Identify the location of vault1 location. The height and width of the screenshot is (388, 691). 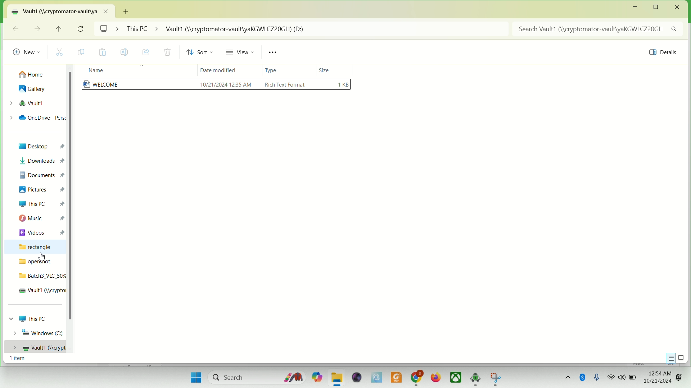
(63, 11).